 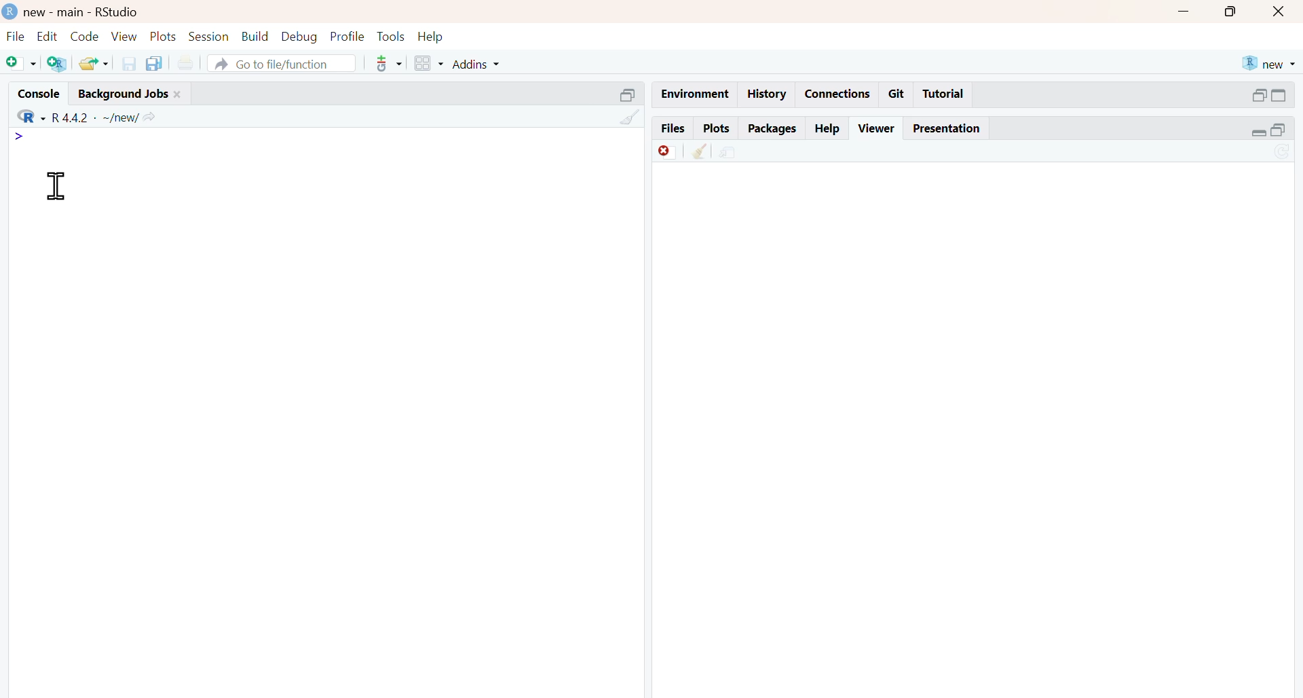 What do you see at coordinates (728, 153) in the screenshot?
I see `share` at bounding box center [728, 153].